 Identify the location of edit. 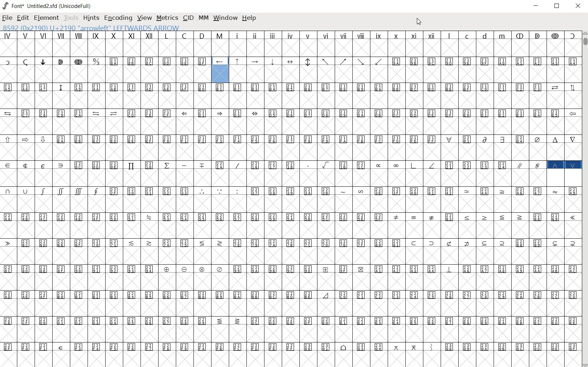
(22, 18).